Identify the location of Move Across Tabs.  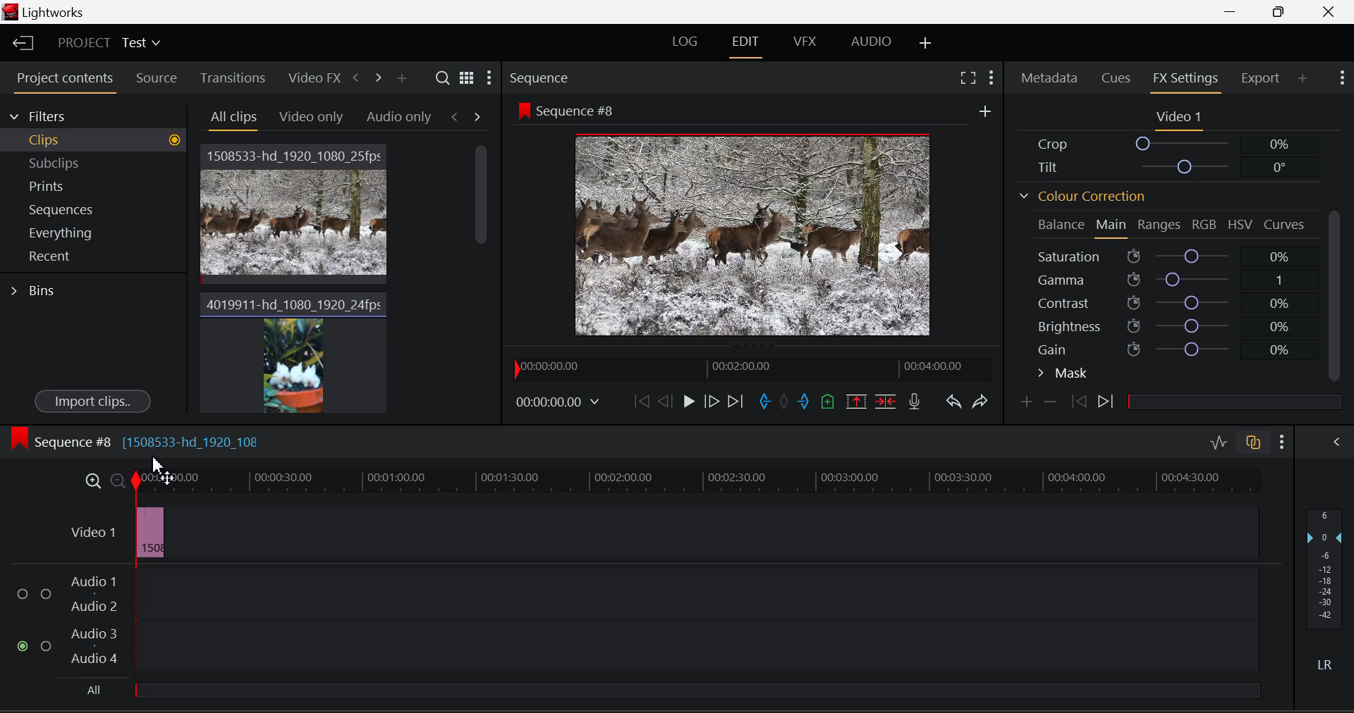
(367, 78).